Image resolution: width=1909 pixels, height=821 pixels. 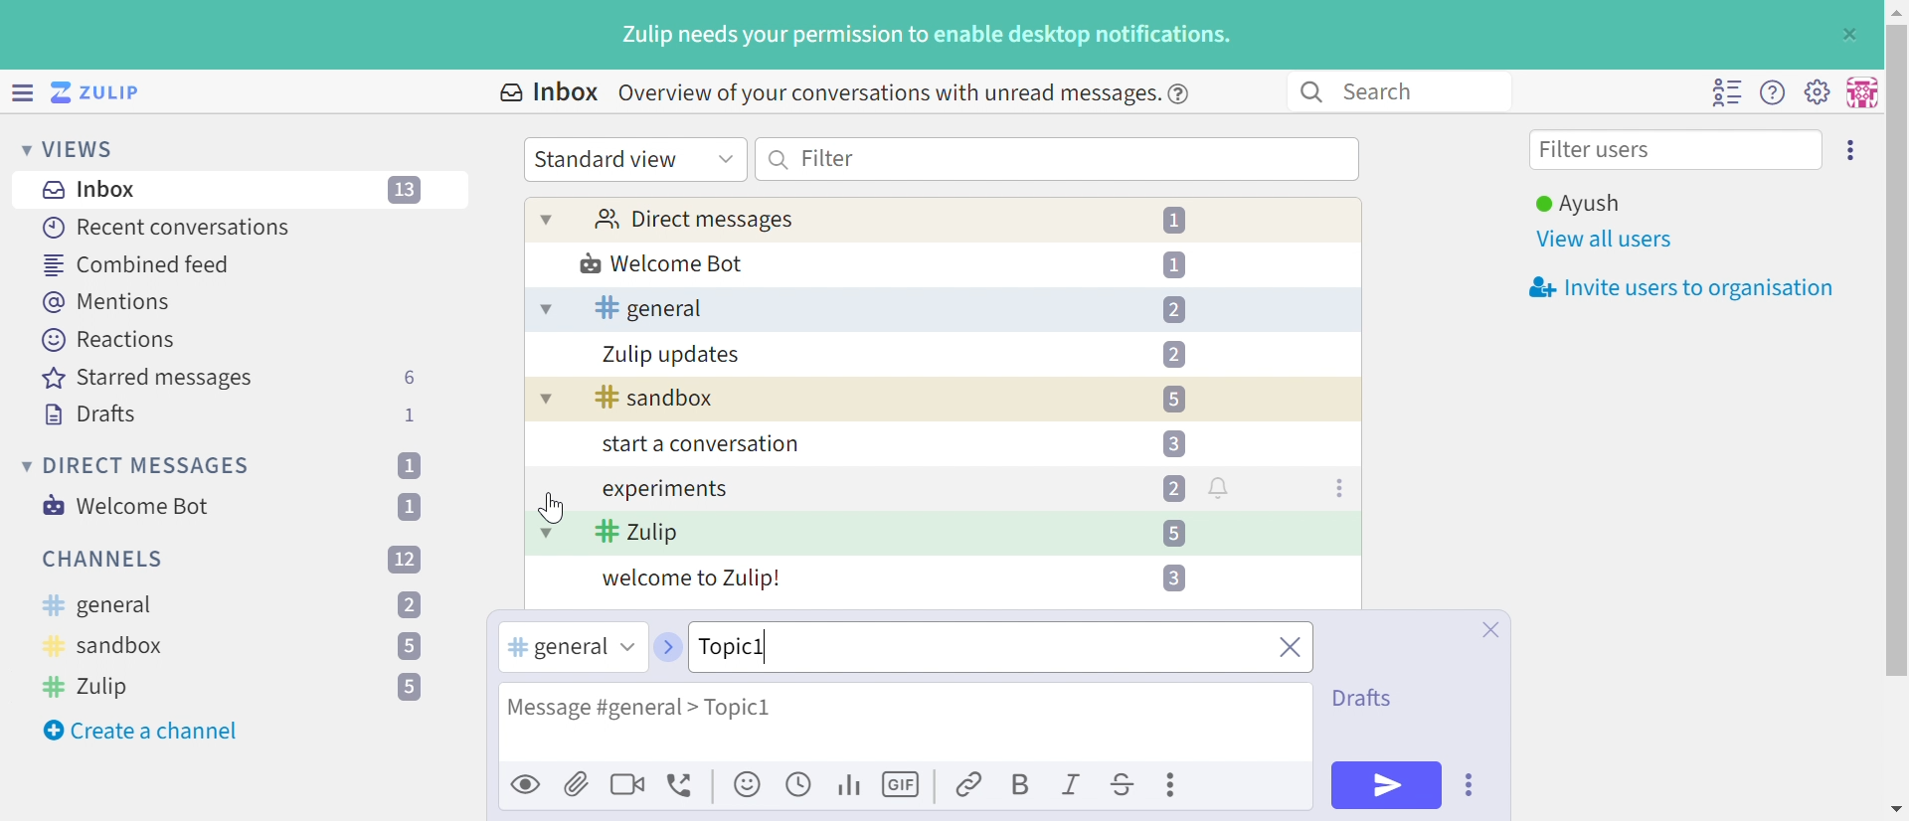 I want to click on Drop Down, so click(x=544, y=310).